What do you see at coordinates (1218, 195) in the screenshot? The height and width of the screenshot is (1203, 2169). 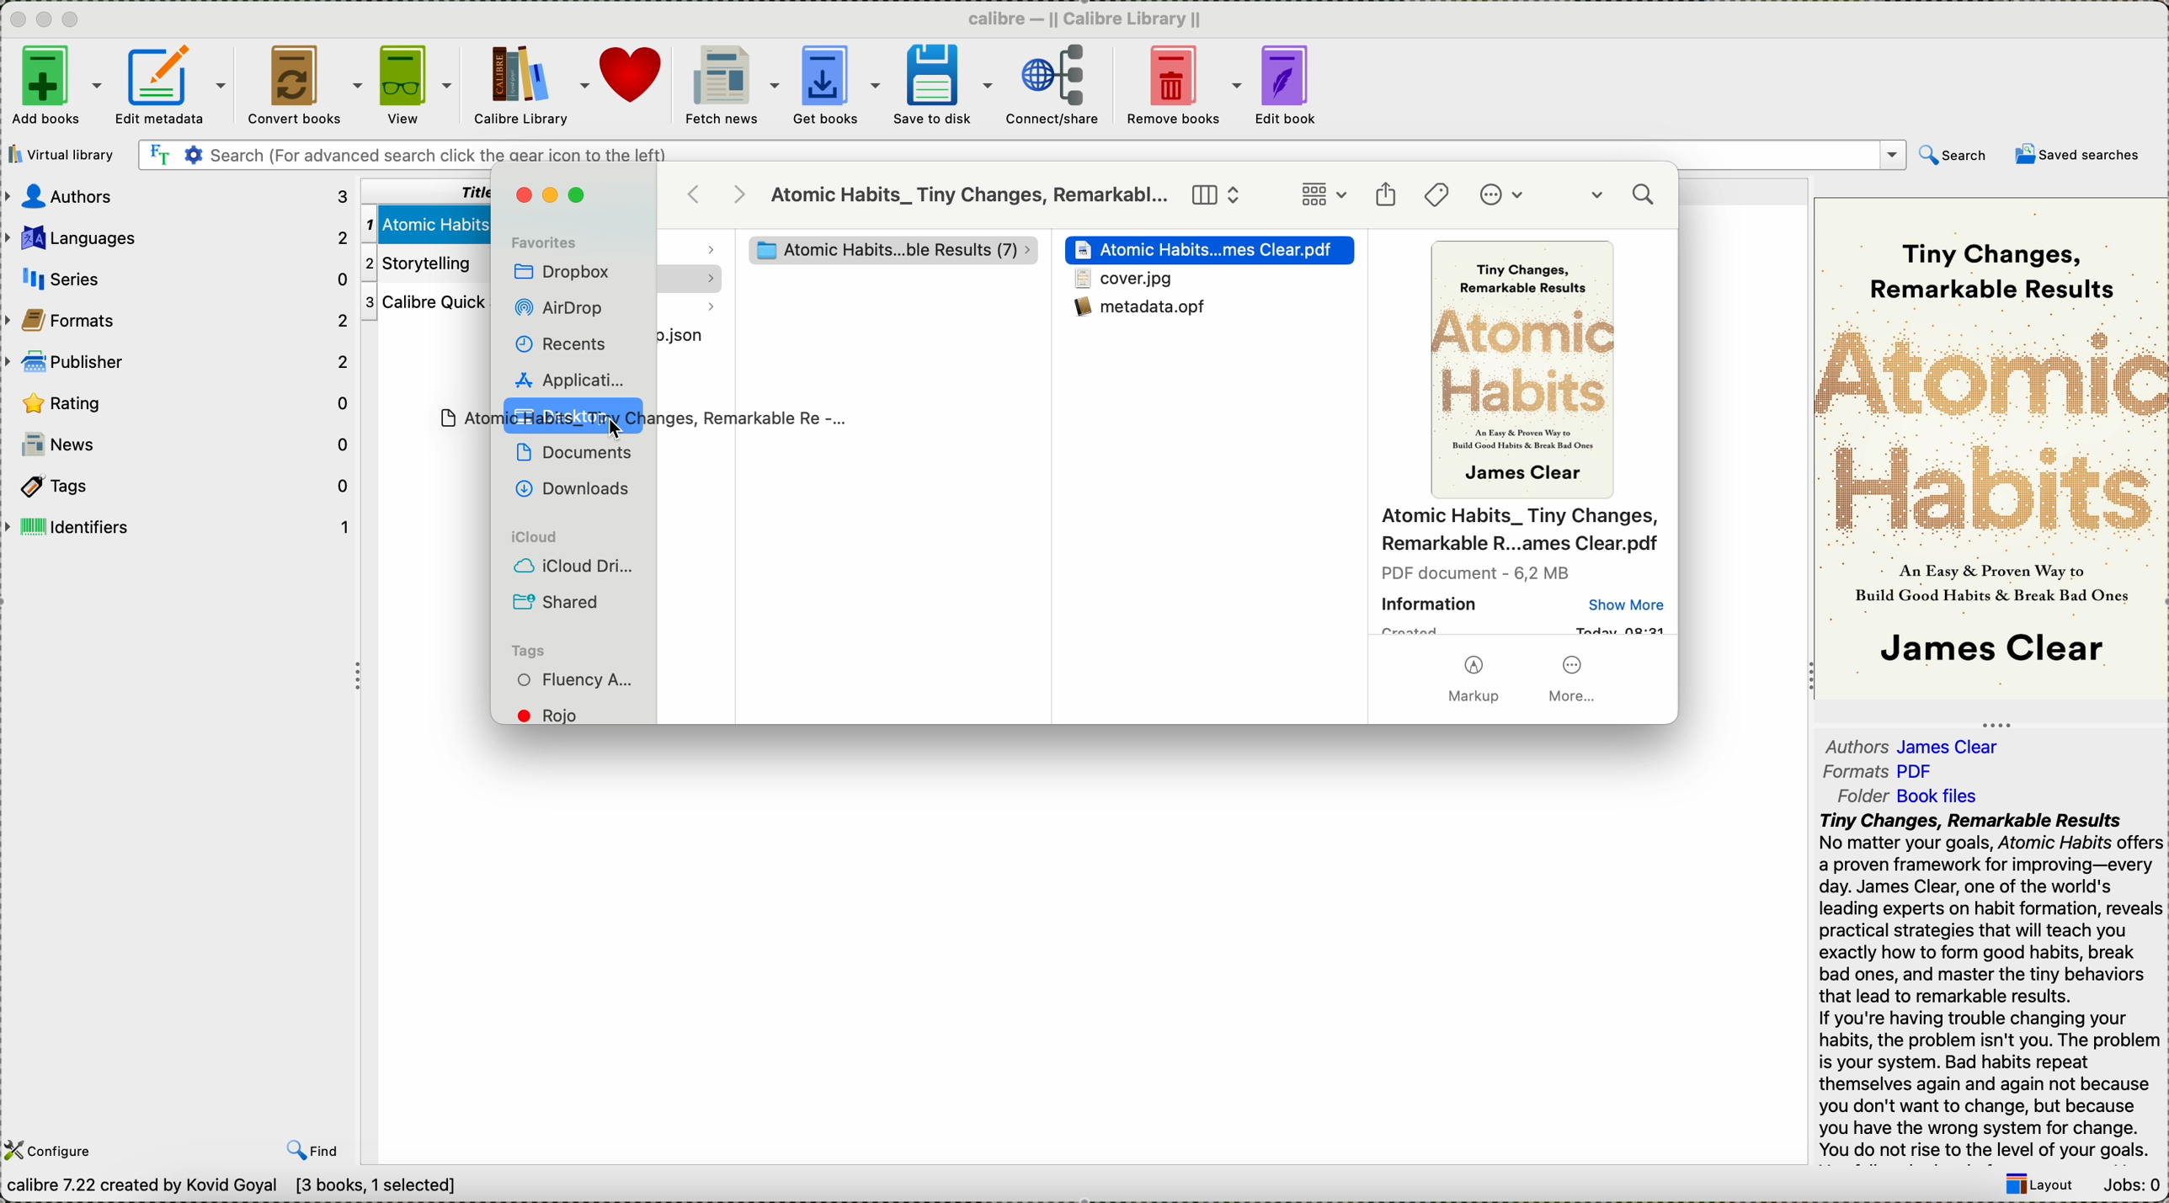 I see `column list` at bounding box center [1218, 195].